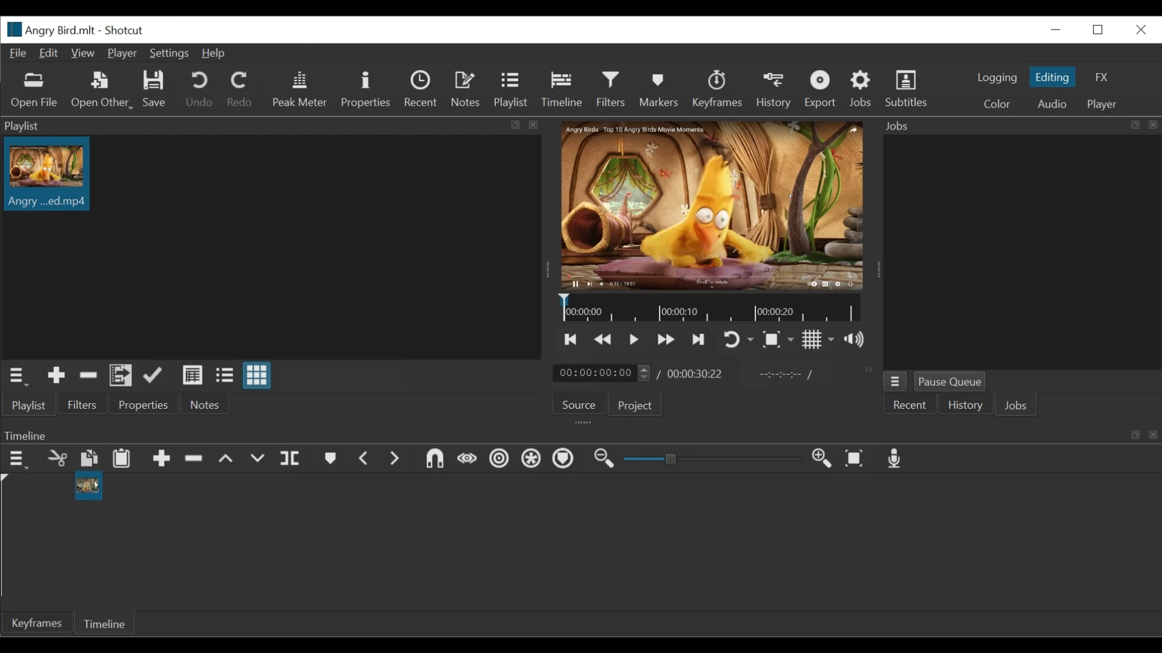 The image size is (1162, 653). I want to click on Audio, so click(1052, 105).